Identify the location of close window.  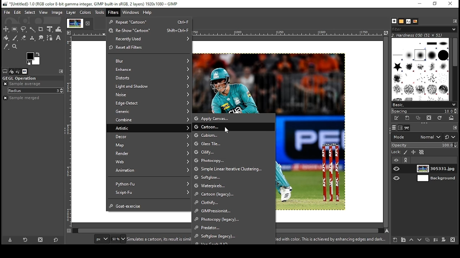
(450, 4).